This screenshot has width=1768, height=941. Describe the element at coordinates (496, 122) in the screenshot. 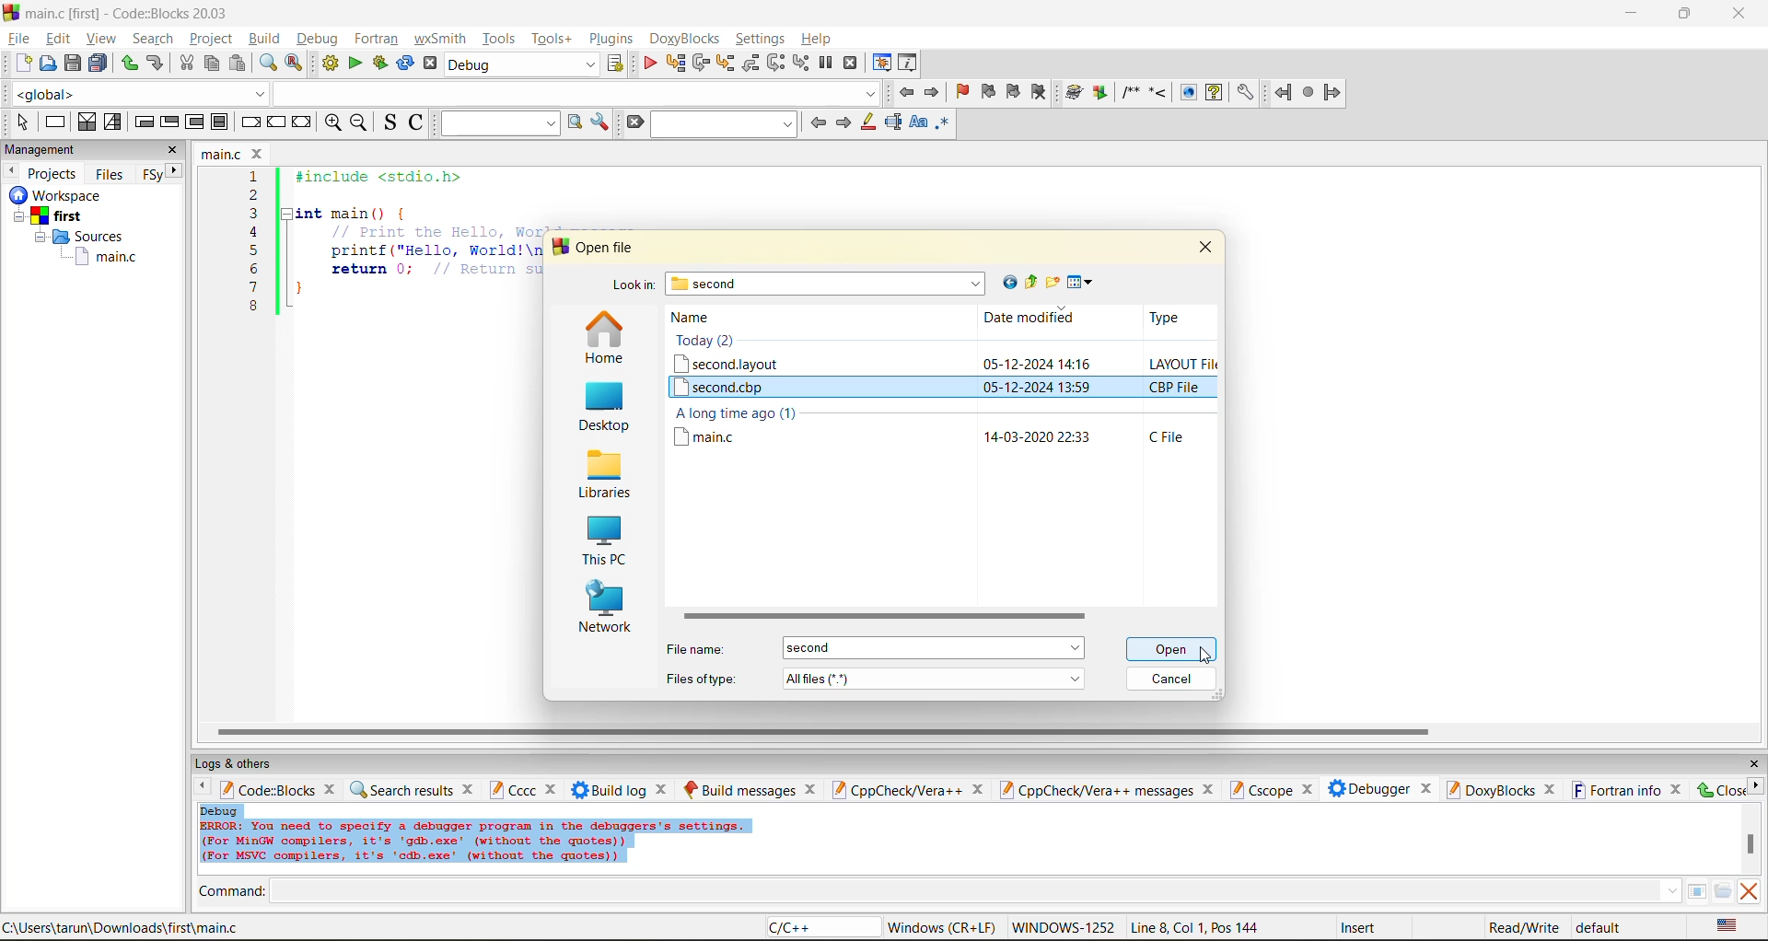

I see `text to search` at that location.